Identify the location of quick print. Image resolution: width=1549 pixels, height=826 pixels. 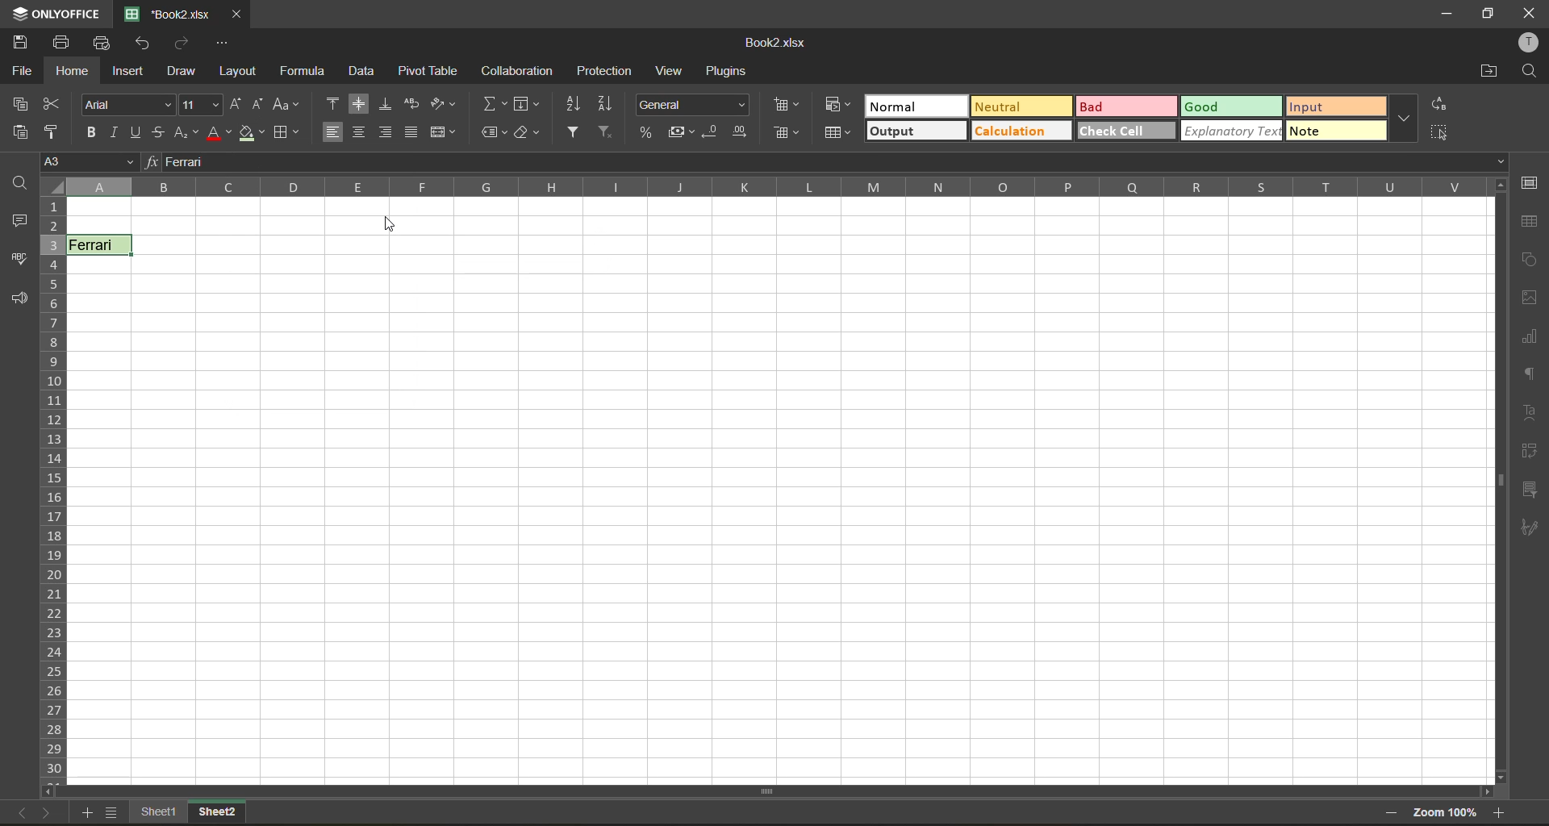
(102, 44).